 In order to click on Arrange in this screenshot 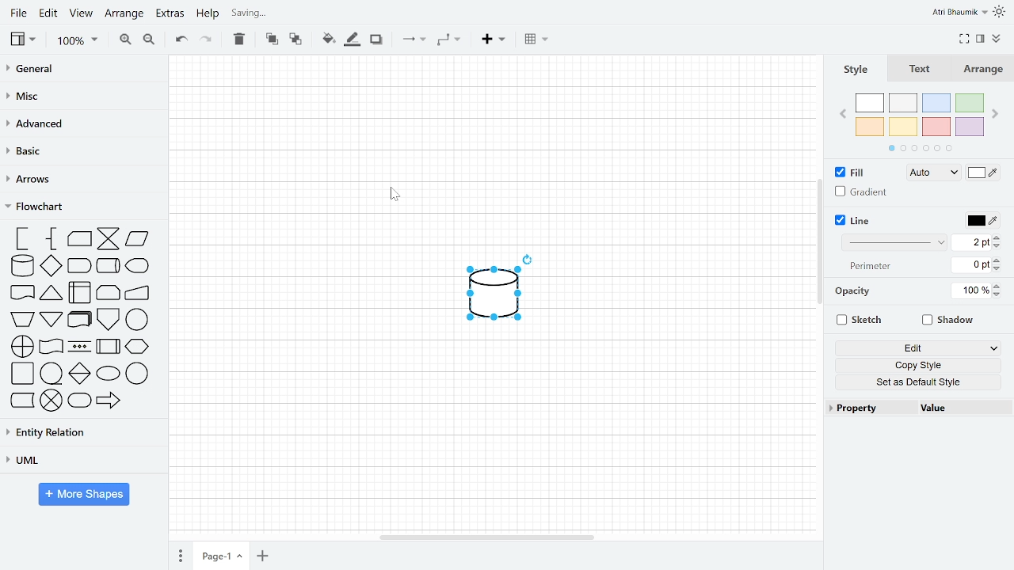, I will do `click(124, 15)`.